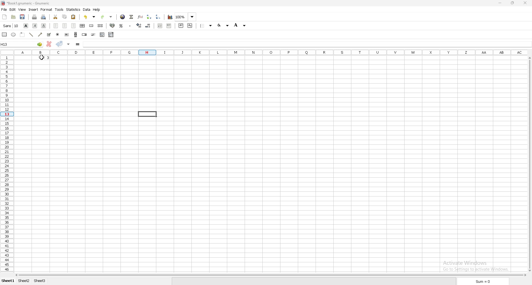 Image resolution: width=532 pixels, height=285 pixels. Describe the element at coordinates (121, 26) in the screenshot. I see `percentage` at that location.